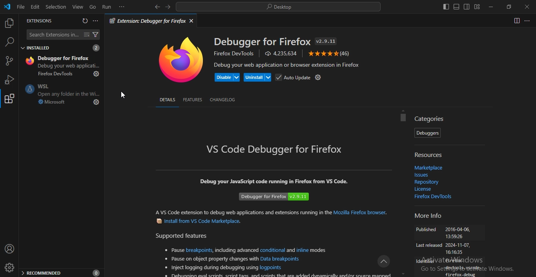 The image size is (536, 277). Describe the element at coordinates (508, 7) in the screenshot. I see `restore window` at that location.